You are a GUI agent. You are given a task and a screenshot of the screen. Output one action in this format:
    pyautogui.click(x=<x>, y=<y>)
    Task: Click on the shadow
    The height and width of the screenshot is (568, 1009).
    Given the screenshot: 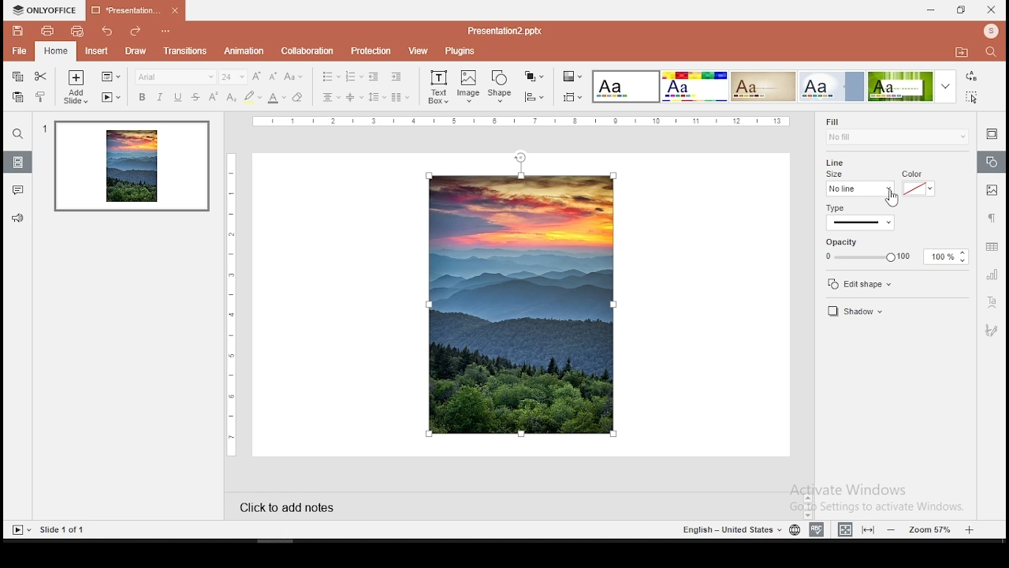 What is the action you would take?
    pyautogui.click(x=875, y=311)
    